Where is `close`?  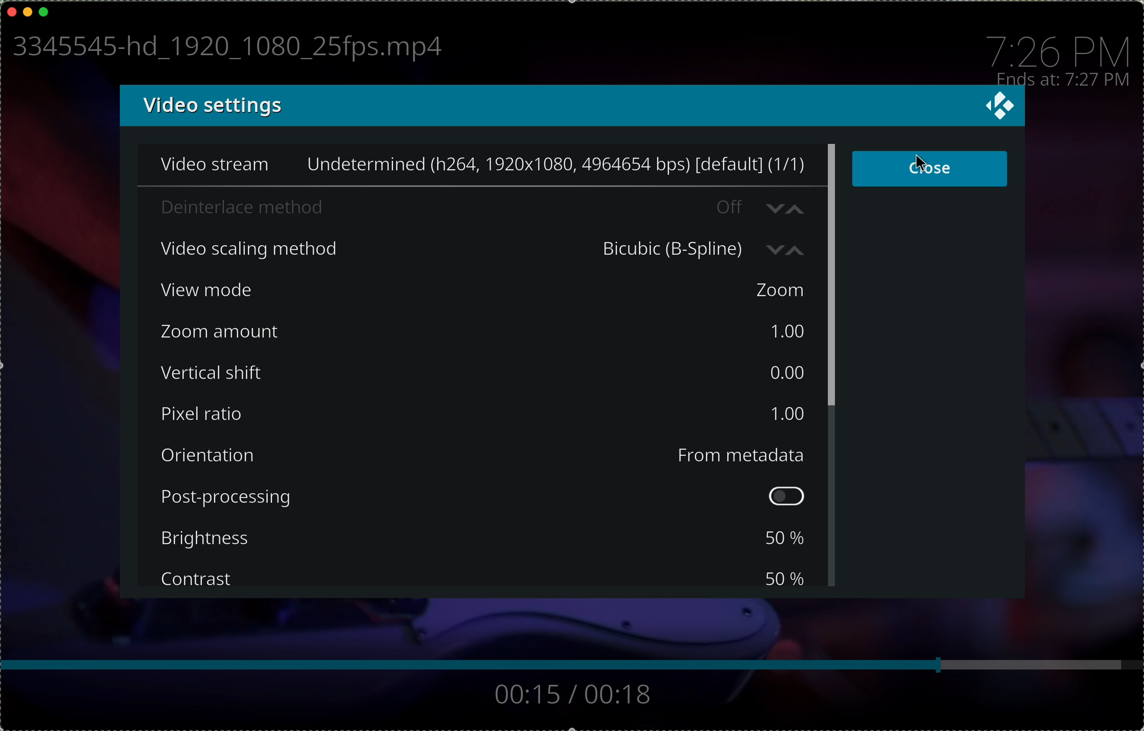
close is located at coordinates (11, 10).